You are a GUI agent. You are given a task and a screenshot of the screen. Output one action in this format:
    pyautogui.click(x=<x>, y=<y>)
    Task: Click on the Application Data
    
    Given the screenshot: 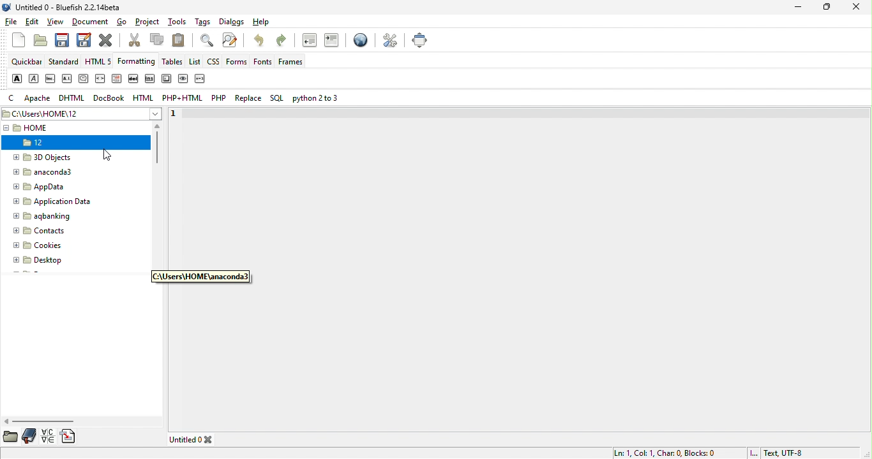 What is the action you would take?
    pyautogui.click(x=51, y=203)
    